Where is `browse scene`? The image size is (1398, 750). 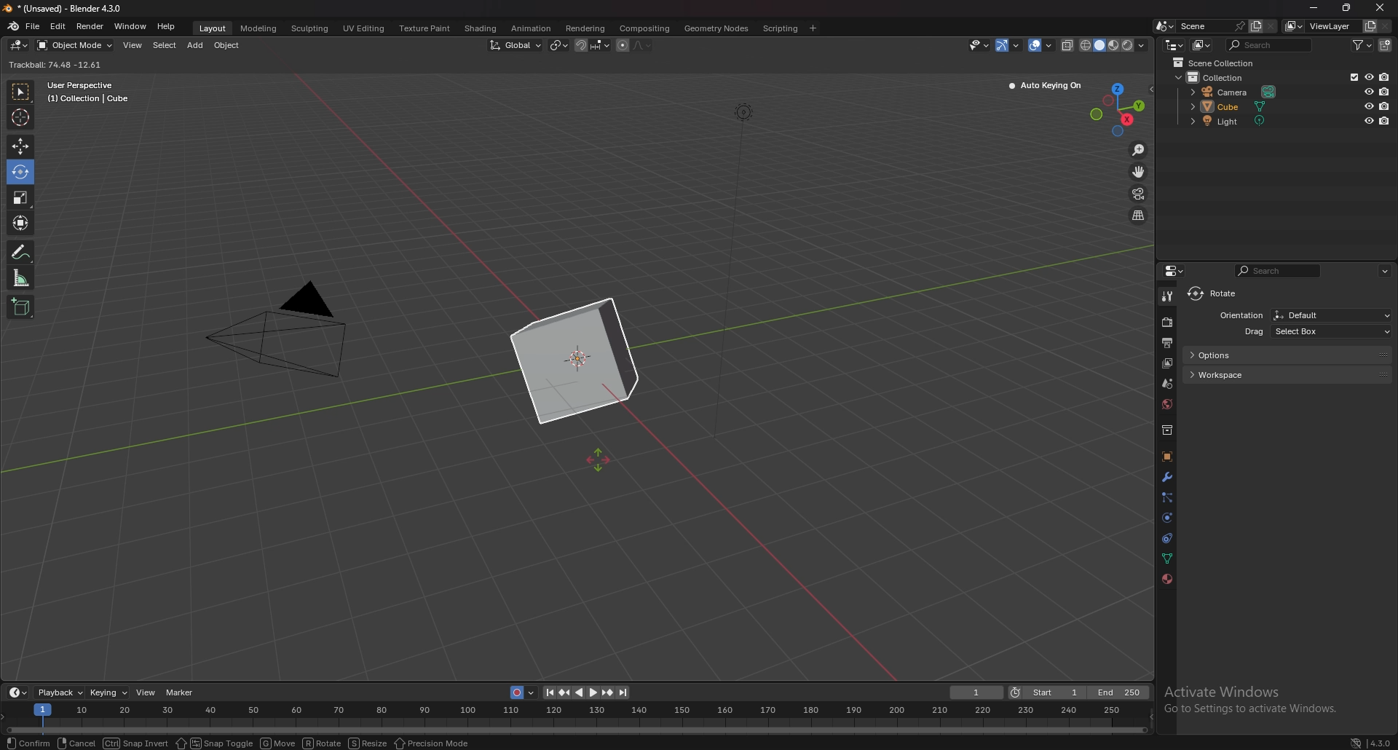
browse scene is located at coordinates (1164, 25).